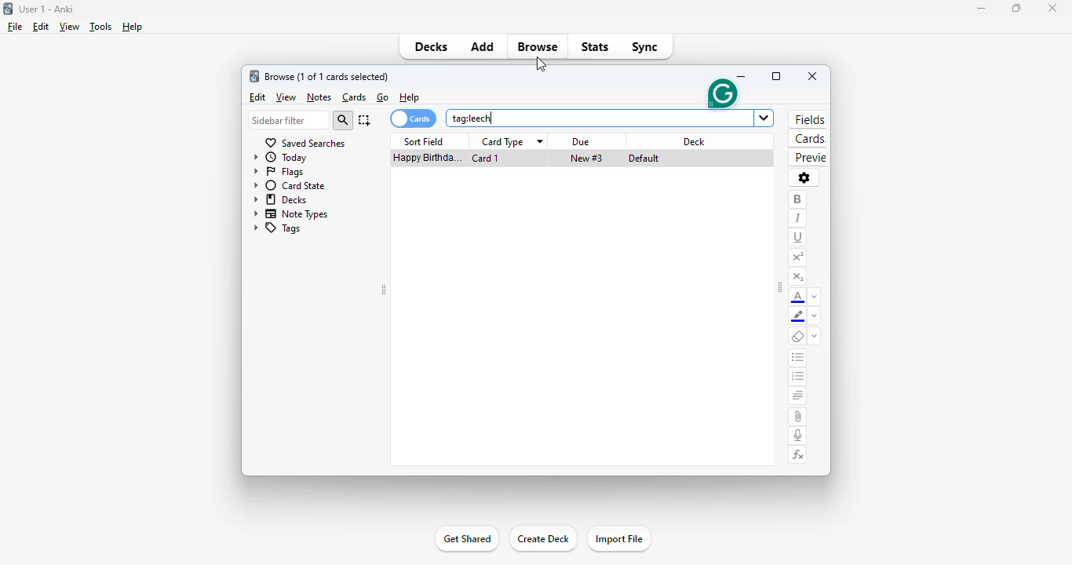  Describe the element at coordinates (430, 46) in the screenshot. I see `decks` at that location.